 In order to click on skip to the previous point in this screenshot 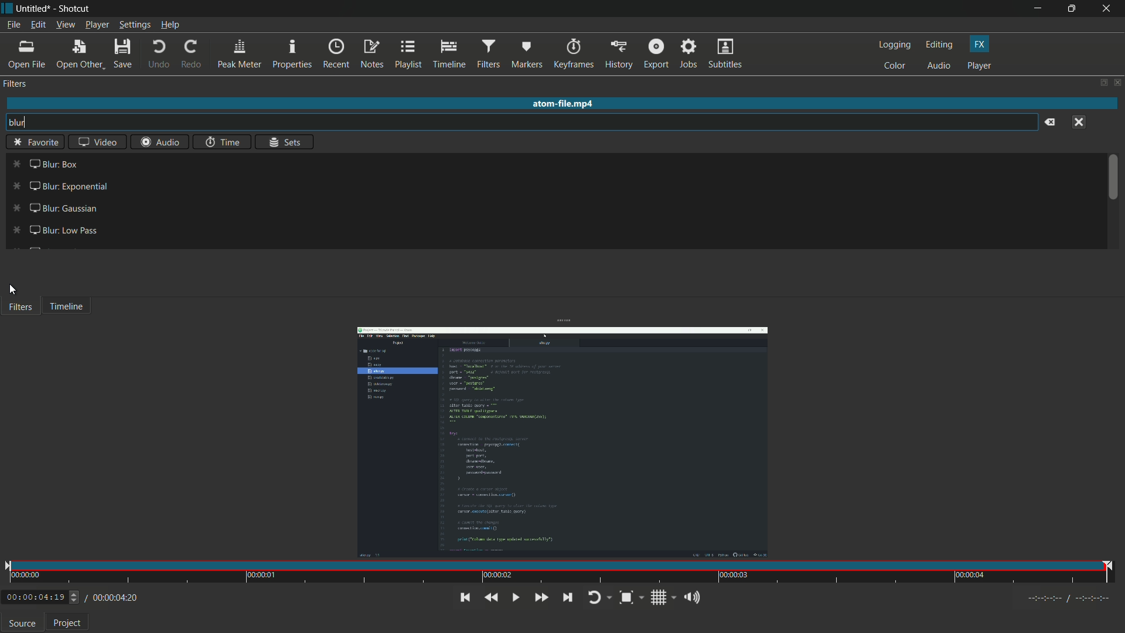, I will do `click(463, 597)`.